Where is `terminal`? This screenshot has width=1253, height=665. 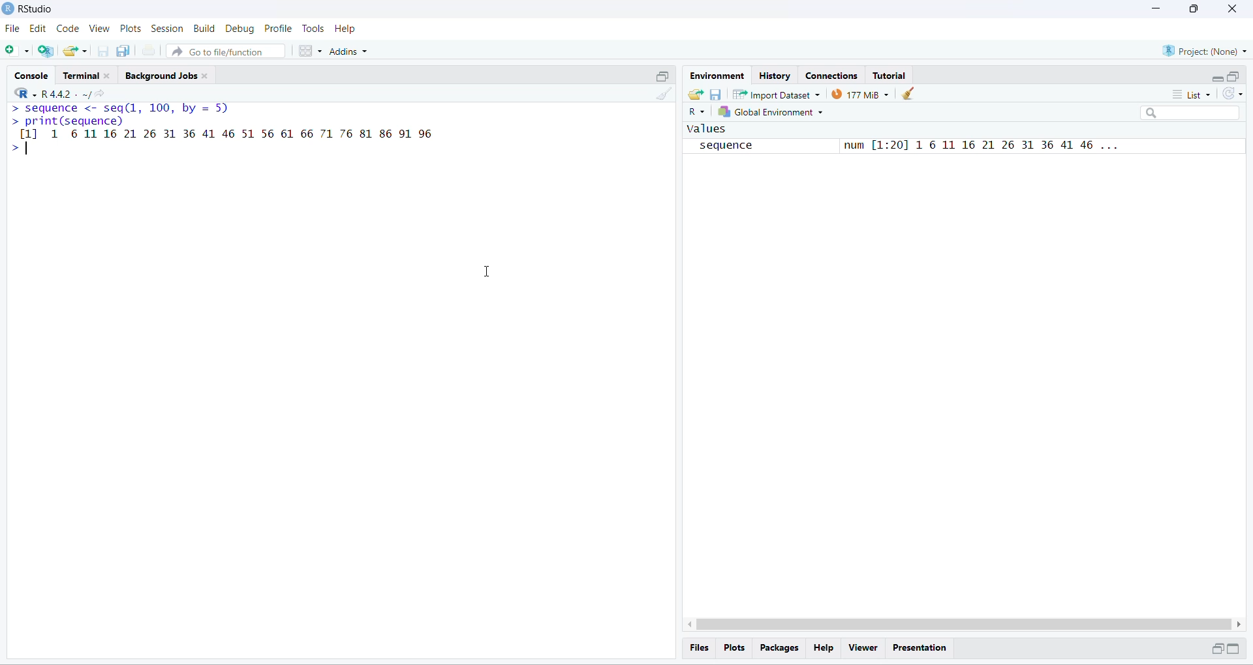 terminal is located at coordinates (81, 75).